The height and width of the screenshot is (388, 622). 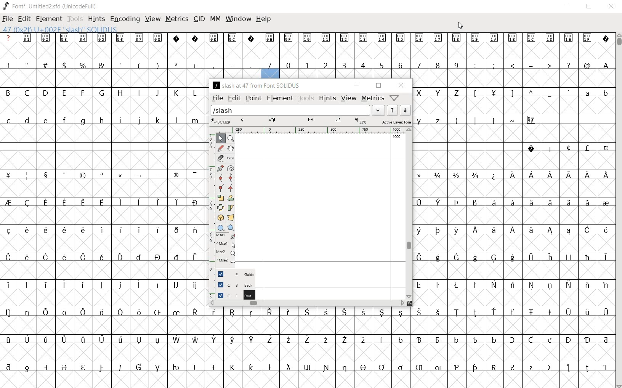 I want to click on special symbols, so click(x=306, y=37).